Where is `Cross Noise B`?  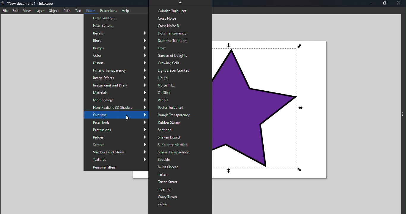
Cross Noise B is located at coordinates (180, 26).